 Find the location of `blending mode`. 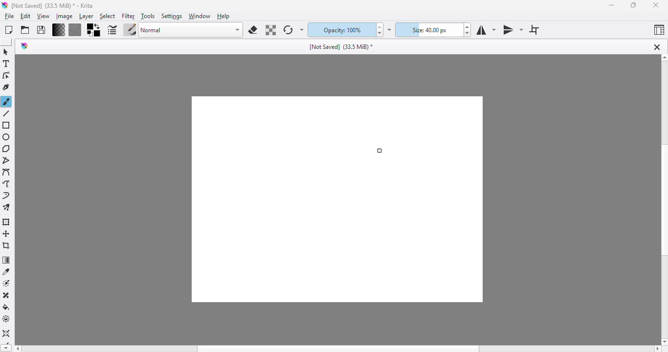

blending mode is located at coordinates (192, 30).